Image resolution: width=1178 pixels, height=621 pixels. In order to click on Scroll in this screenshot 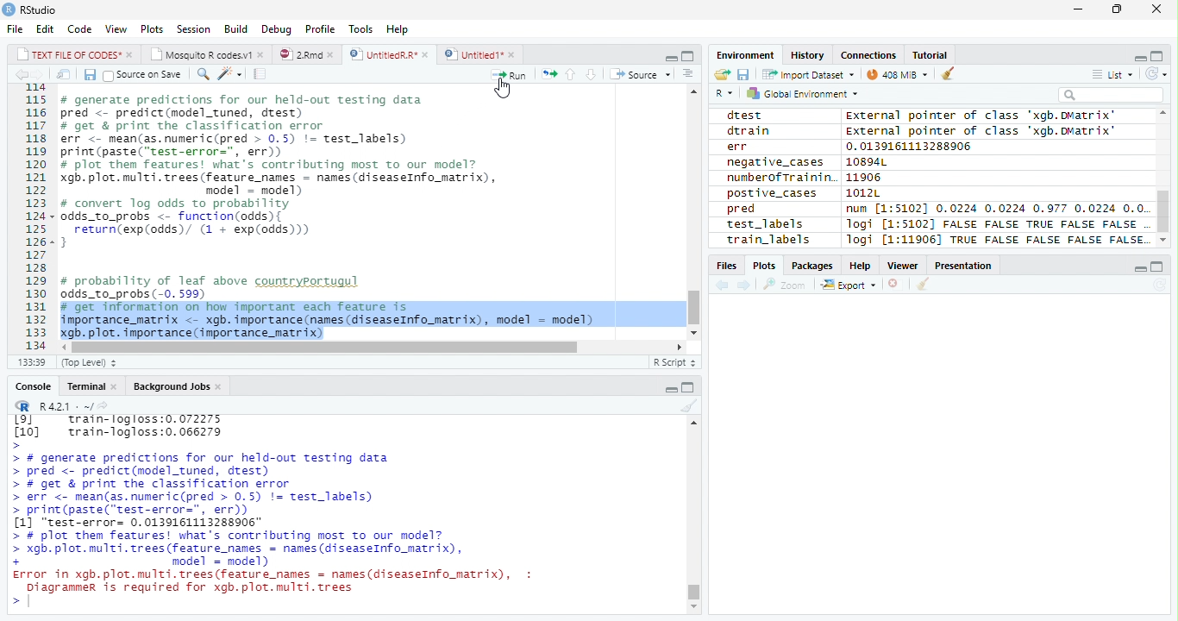, I will do `click(1163, 179)`.